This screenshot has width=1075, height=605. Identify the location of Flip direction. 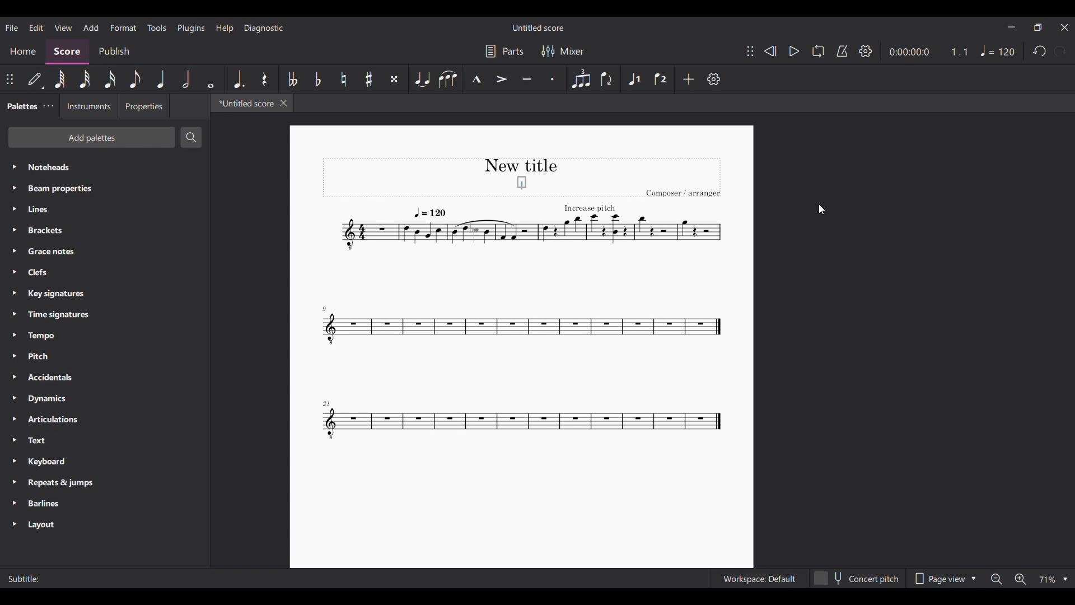
(606, 80).